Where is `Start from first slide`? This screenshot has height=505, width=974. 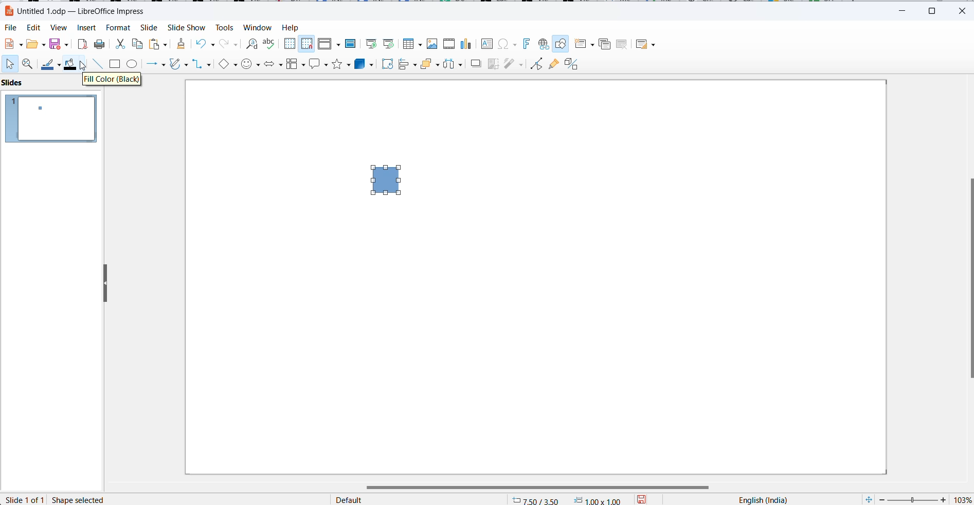
Start from first slide is located at coordinates (372, 43).